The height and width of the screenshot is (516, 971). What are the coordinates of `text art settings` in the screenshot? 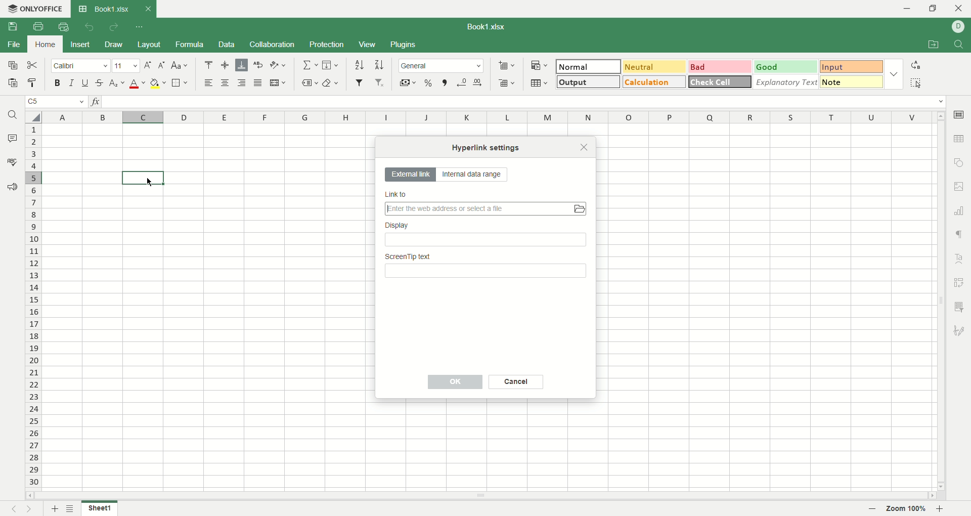 It's located at (961, 256).